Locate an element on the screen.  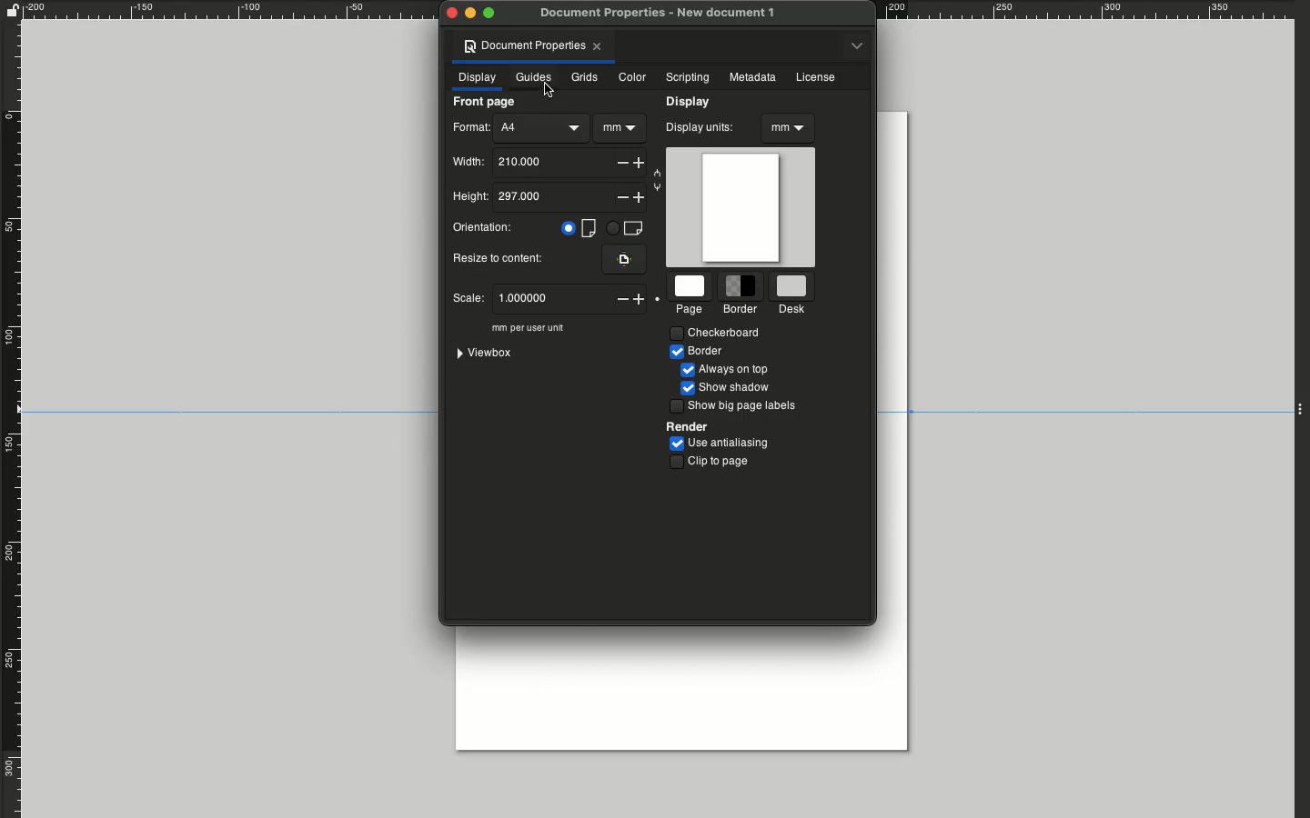
210 is located at coordinates (575, 161).